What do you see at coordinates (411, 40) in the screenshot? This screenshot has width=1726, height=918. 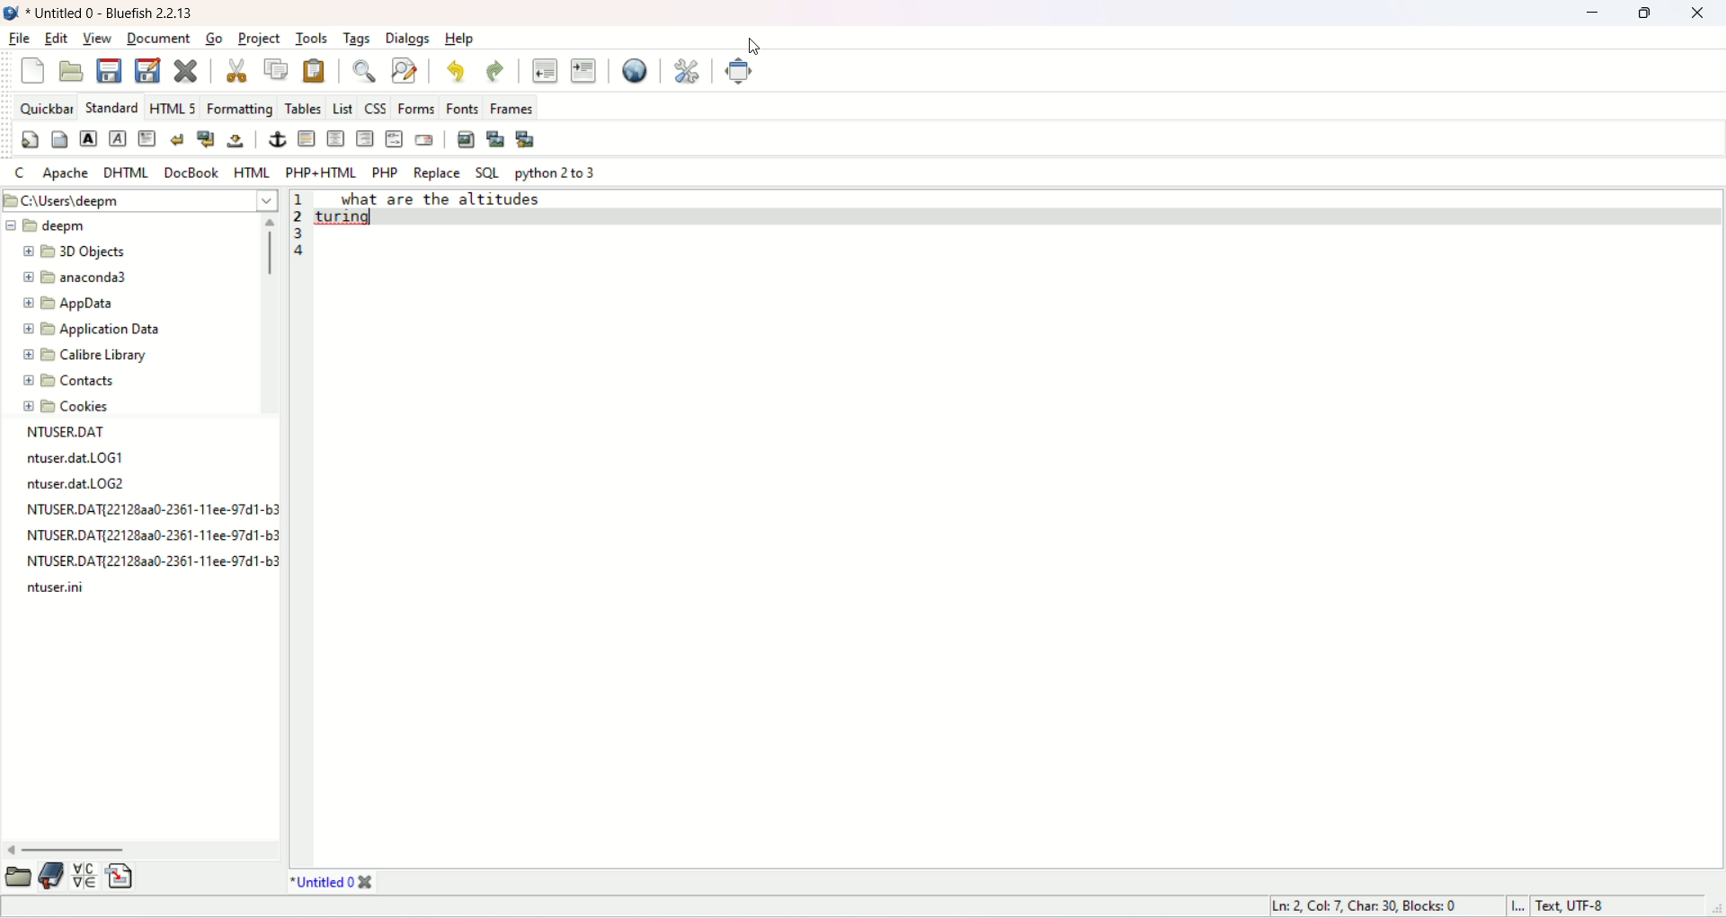 I see `dialogs` at bounding box center [411, 40].